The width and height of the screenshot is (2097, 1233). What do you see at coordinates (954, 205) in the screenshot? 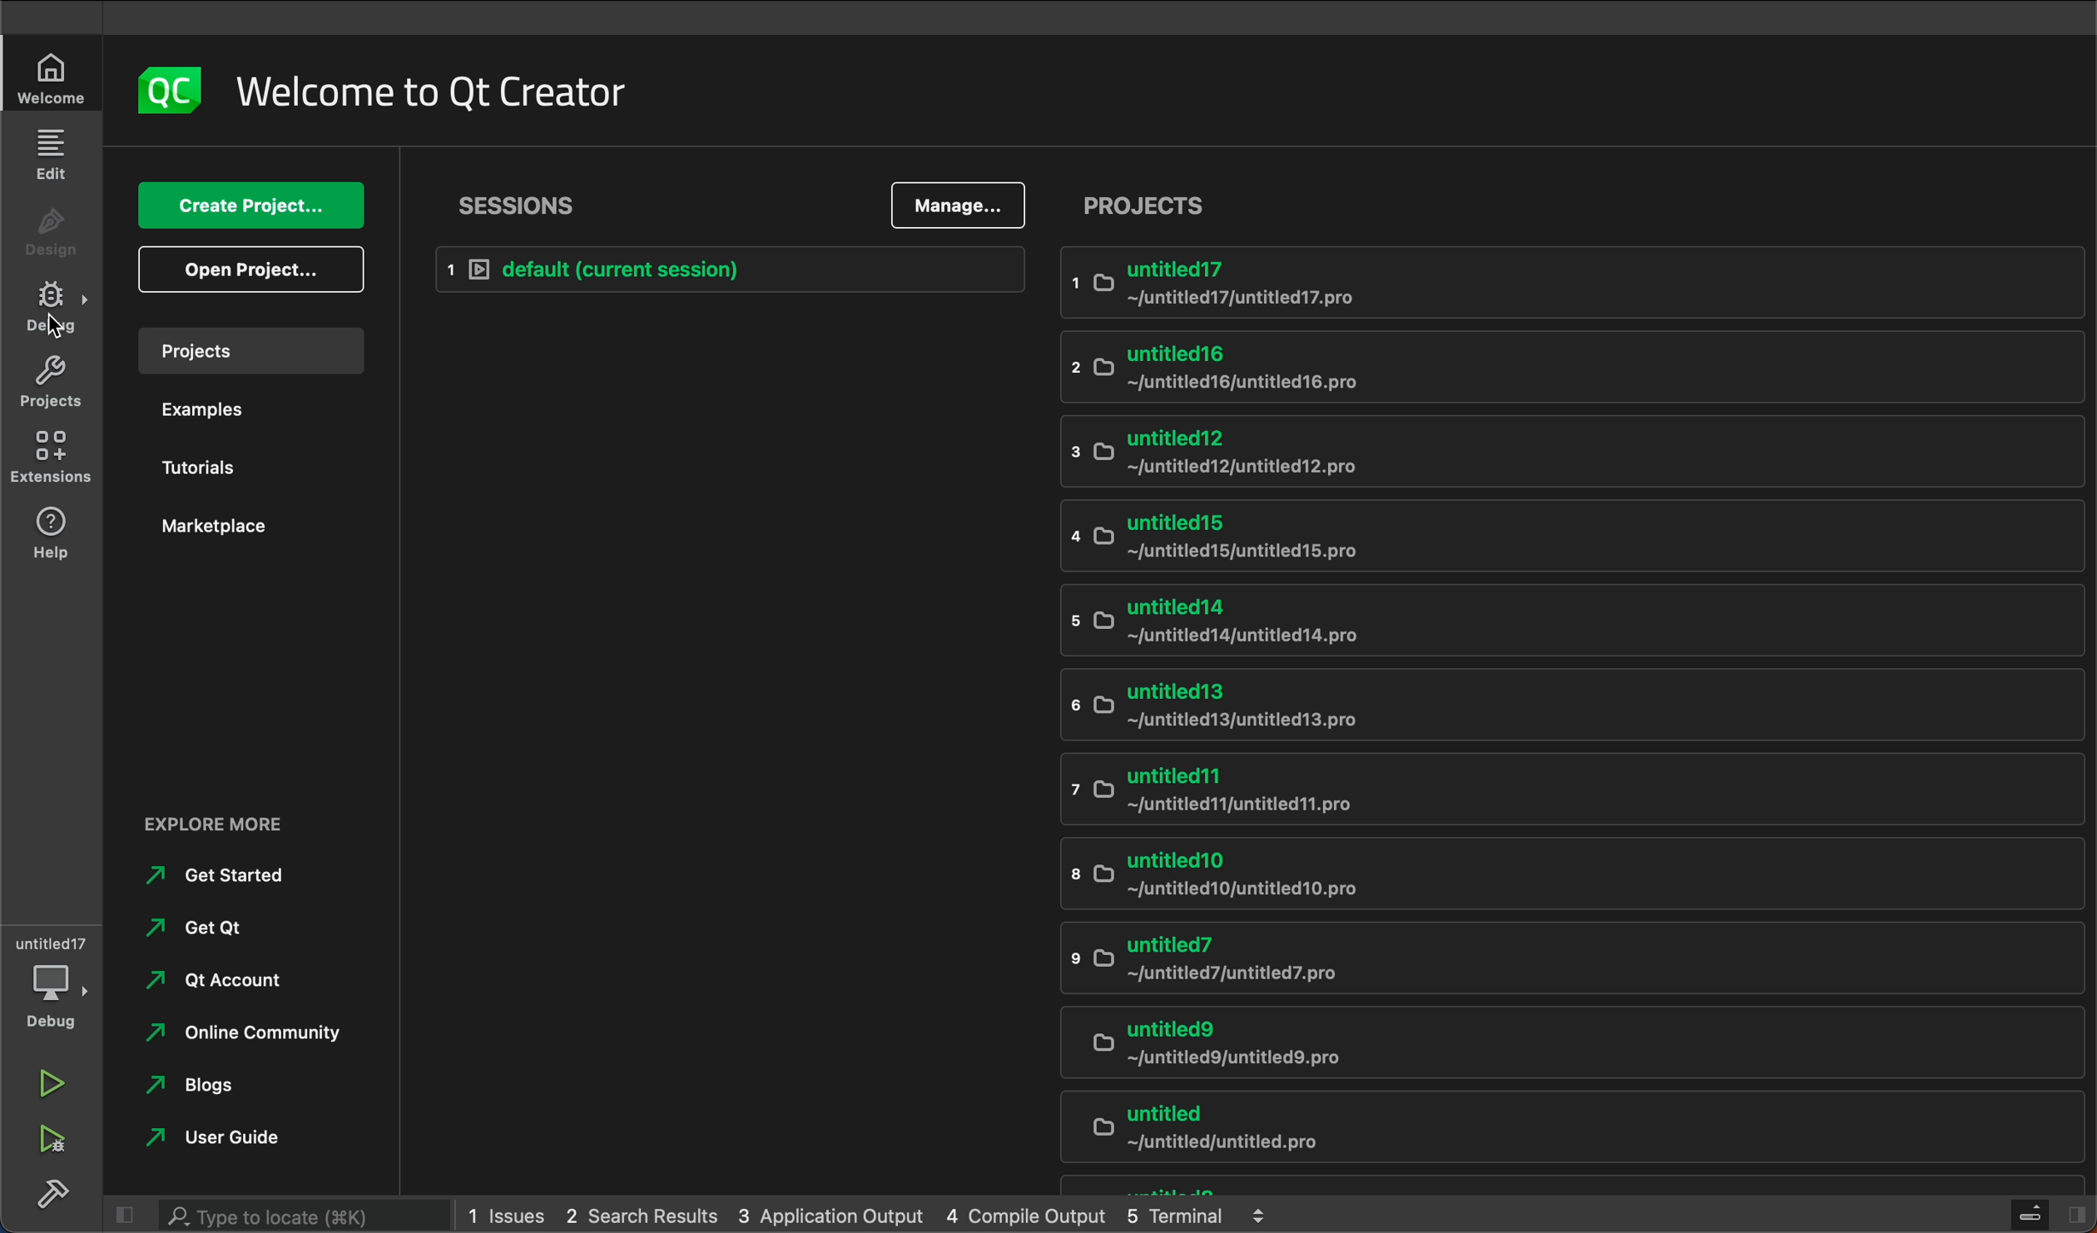
I see `manage` at bounding box center [954, 205].